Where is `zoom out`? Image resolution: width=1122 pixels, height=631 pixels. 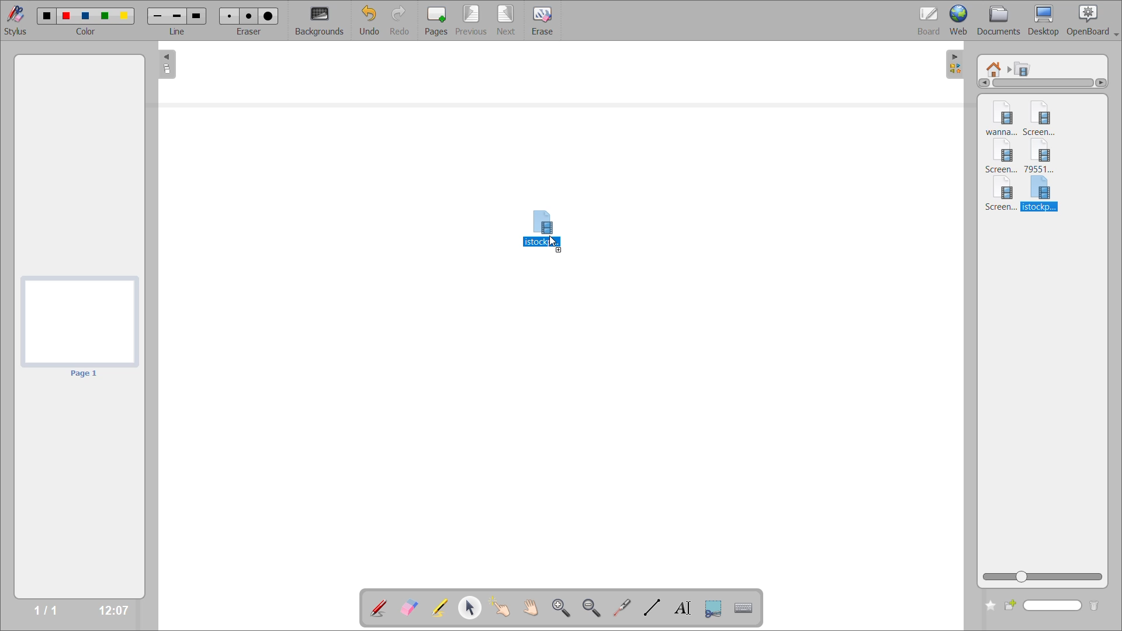 zoom out is located at coordinates (593, 608).